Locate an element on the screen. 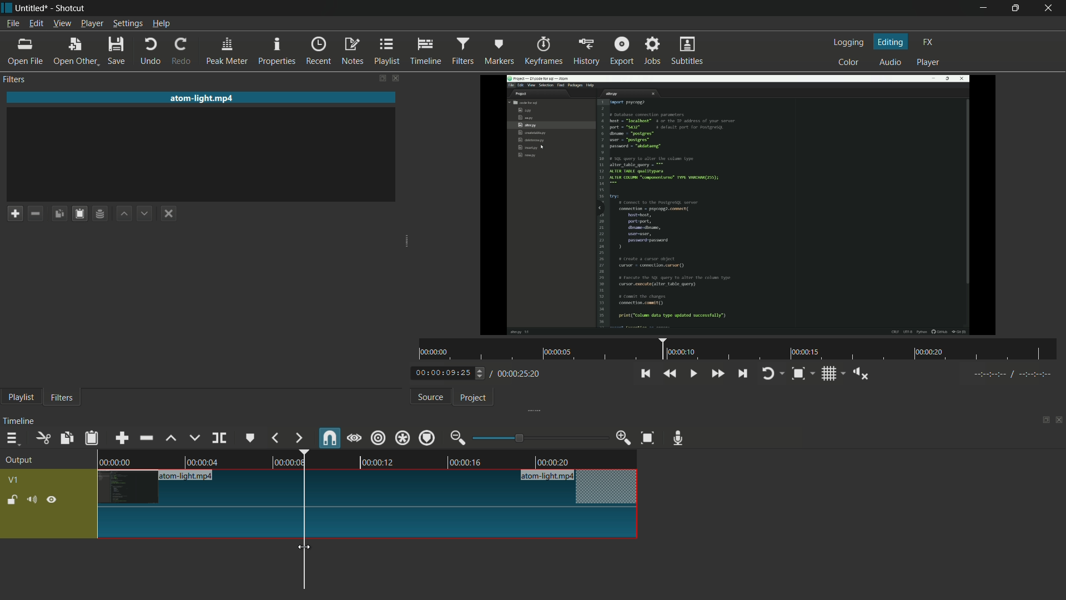  app name is located at coordinates (71, 8).